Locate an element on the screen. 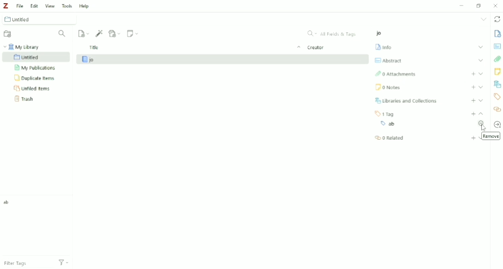  Libraries and Collections is located at coordinates (405, 100).